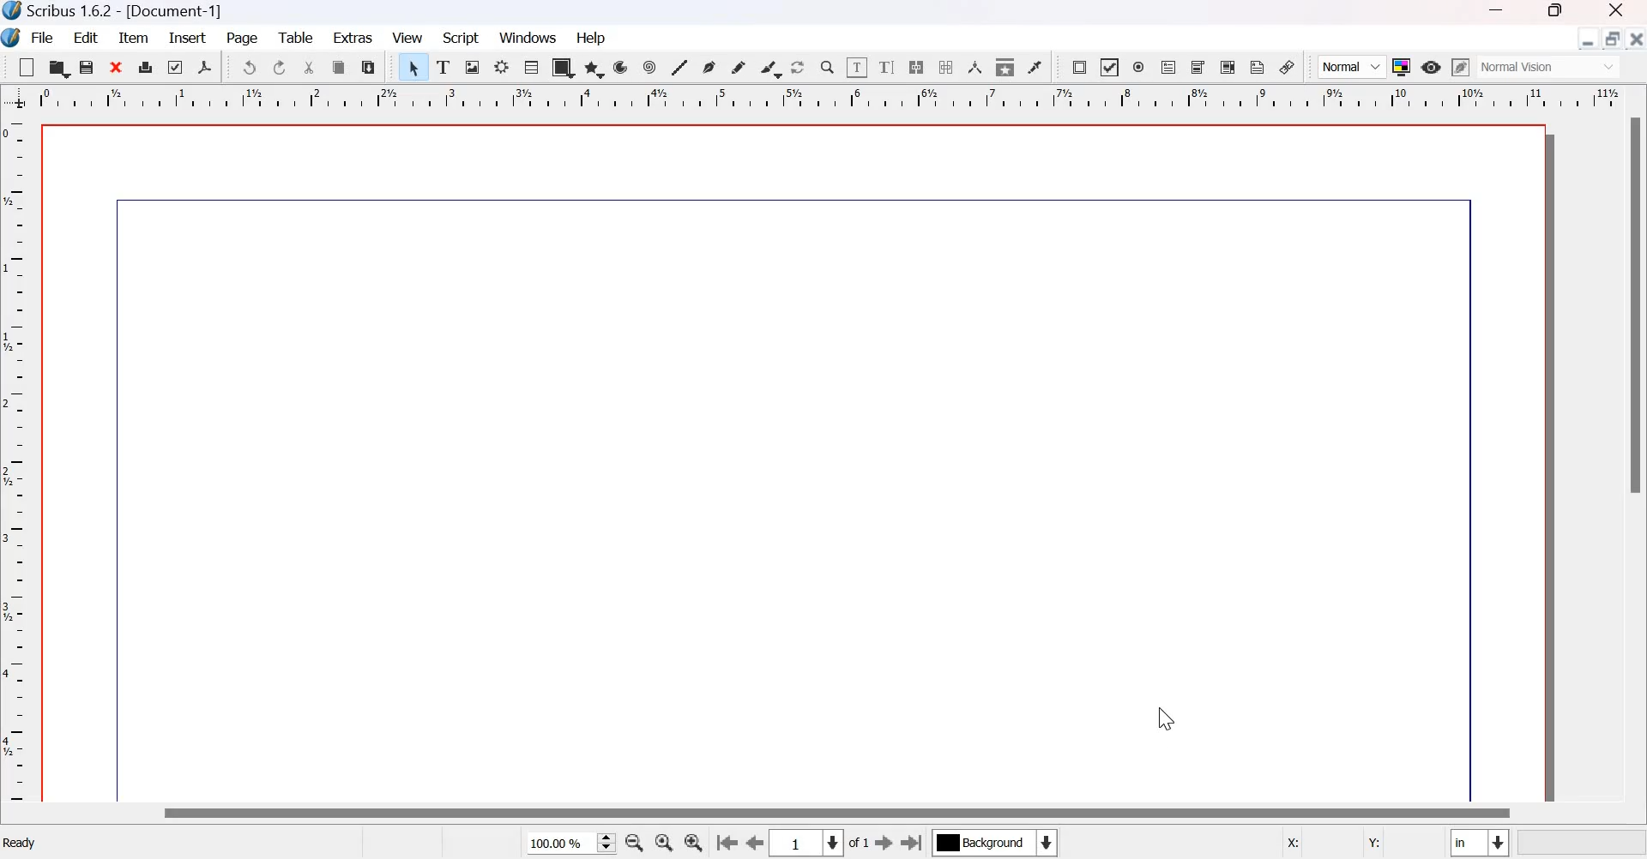 The height and width of the screenshot is (859, 1647). Describe the element at coordinates (755, 844) in the screenshot. I see `go to the previous page` at that location.